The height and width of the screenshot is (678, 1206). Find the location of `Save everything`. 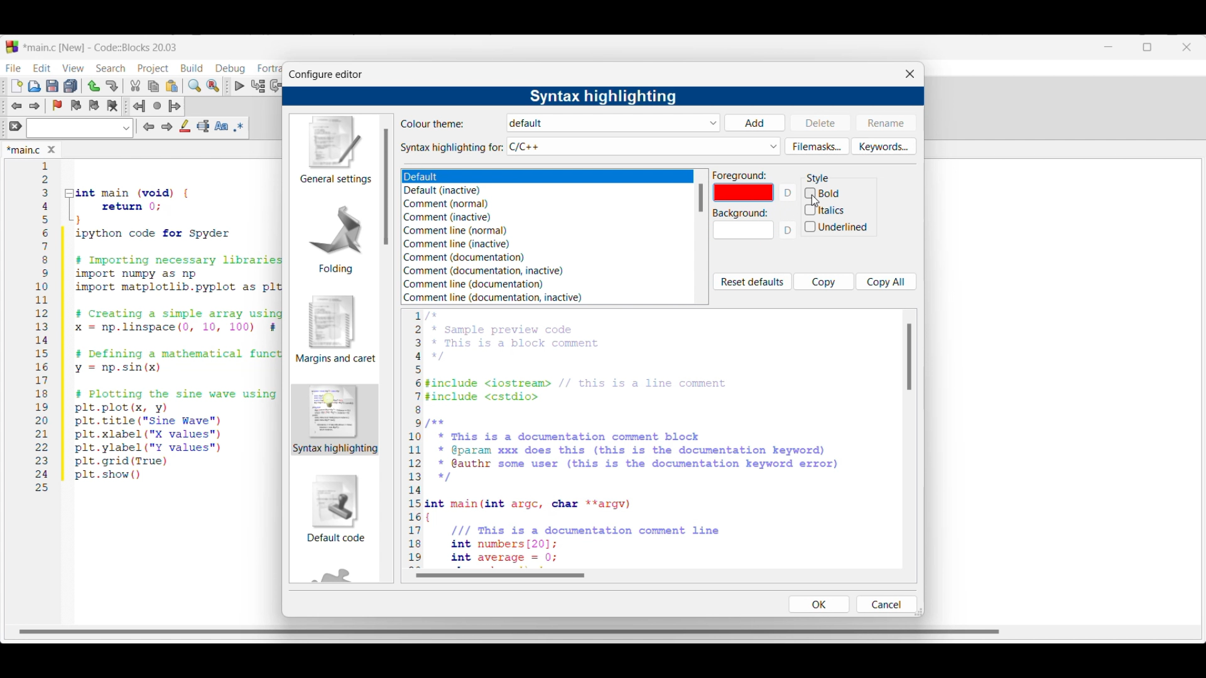

Save everything is located at coordinates (70, 85).